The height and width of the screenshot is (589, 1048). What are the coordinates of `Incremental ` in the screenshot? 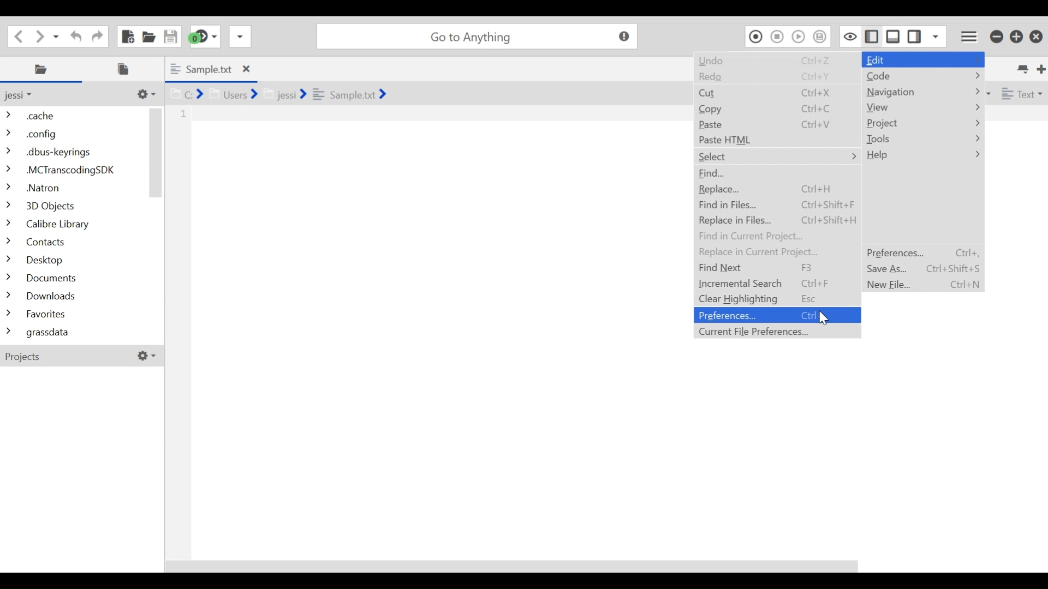 It's located at (776, 284).